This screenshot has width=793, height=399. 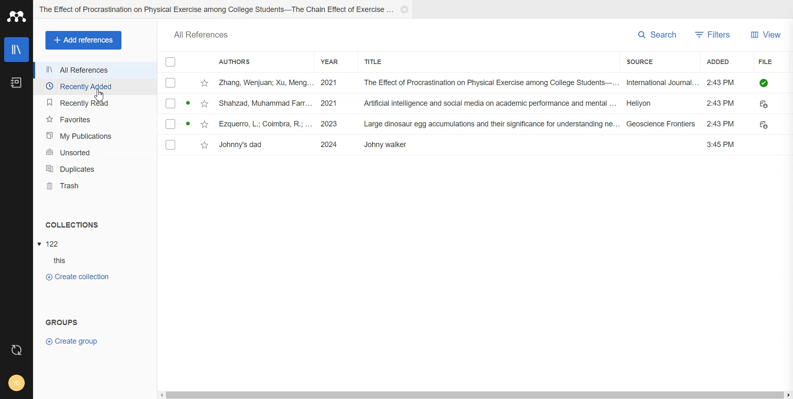 What do you see at coordinates (94, 169) in the screenshot?
I see `Duplicates` at bounding box center [94, 169].